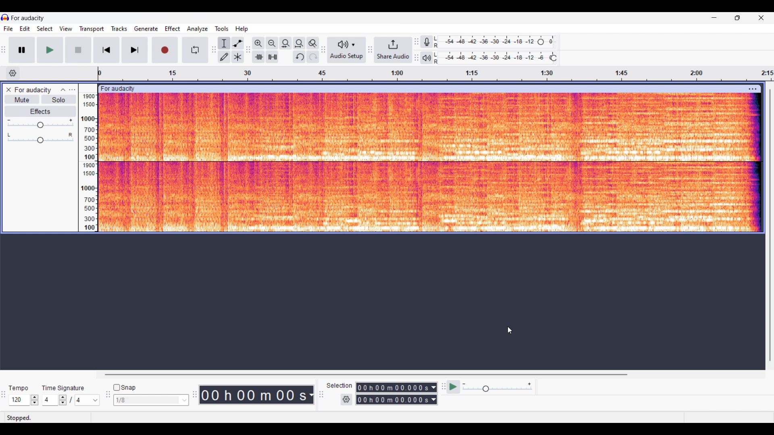 The width and height of the screenshot is (774, 435). What do you see at coordinates (125, 387) in the screenshot?
I see `Snap toggle` at bounding box center [125, 387].